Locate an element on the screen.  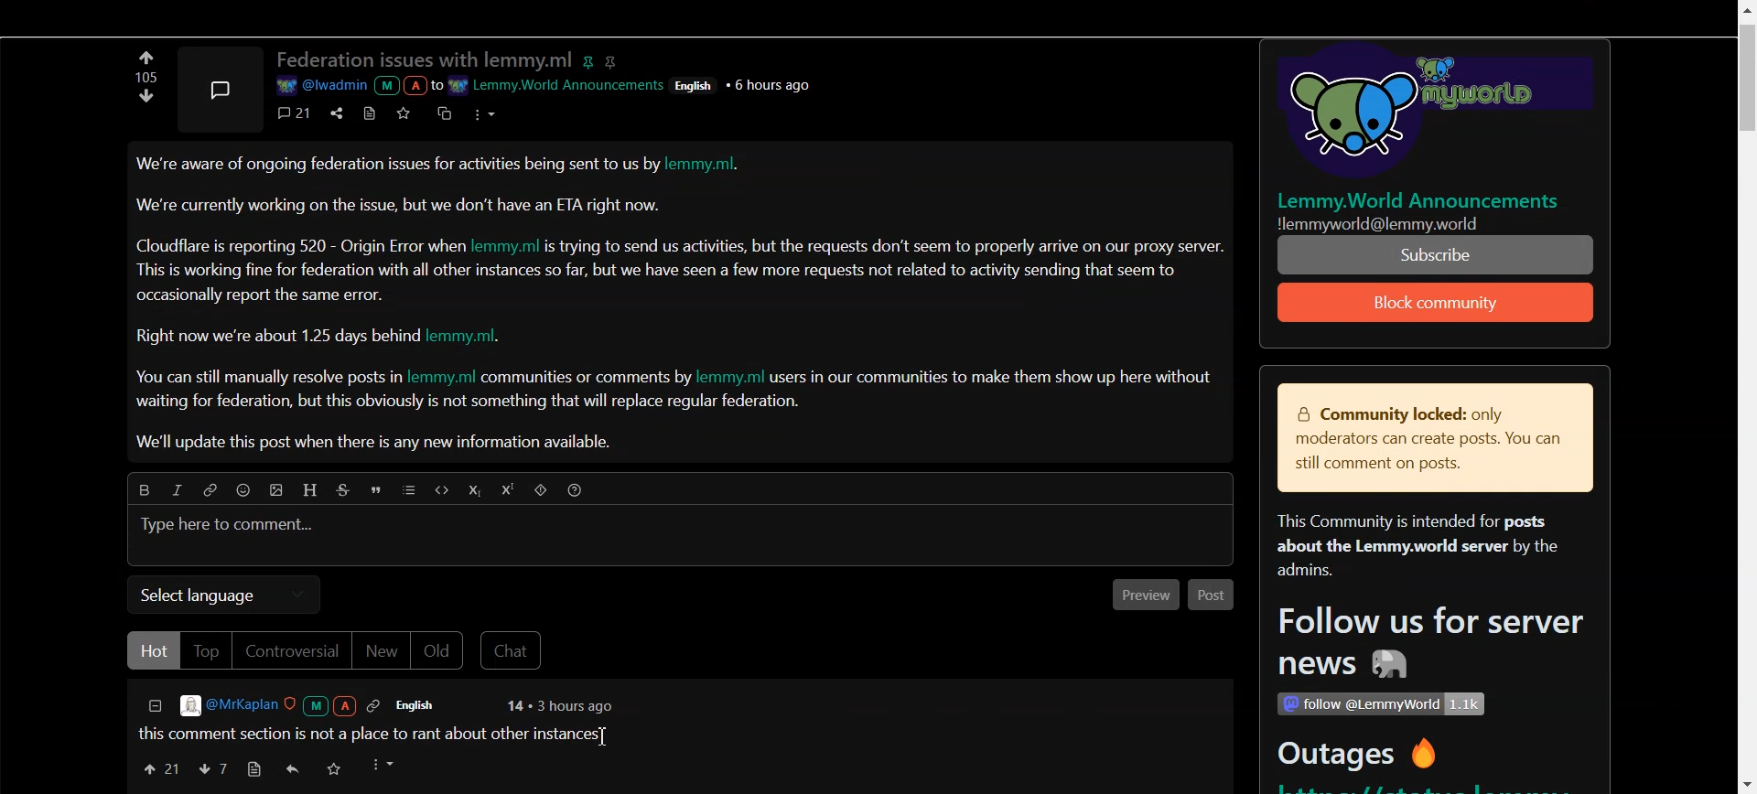
& Community locked: only
moderators can create posts. You can
still comment on posts. is located at coordinates (1422, 440).